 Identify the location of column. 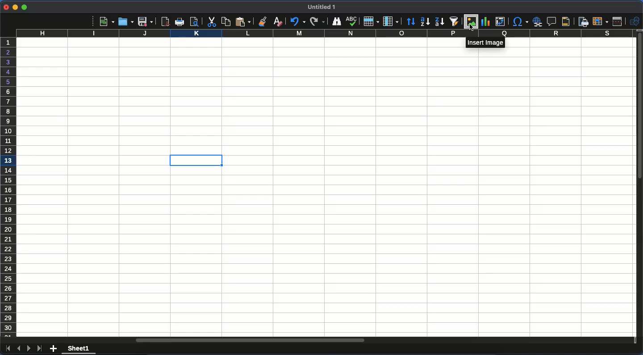
(324, 34).